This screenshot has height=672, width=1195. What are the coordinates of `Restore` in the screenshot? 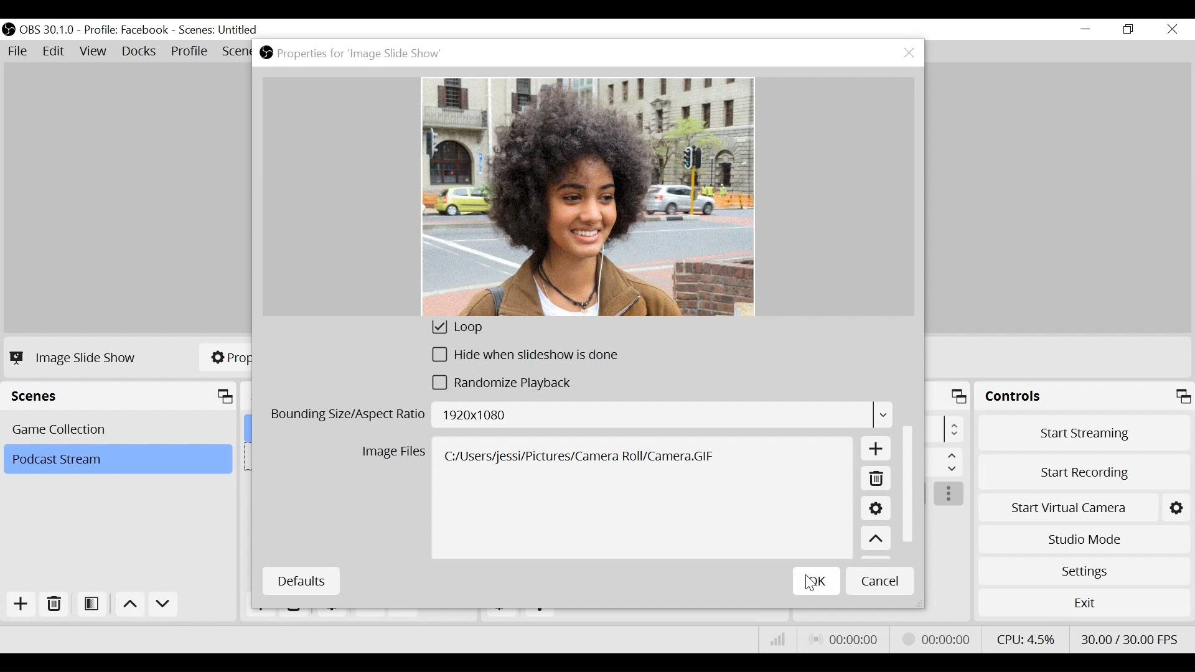 It's located at (1130, 30).